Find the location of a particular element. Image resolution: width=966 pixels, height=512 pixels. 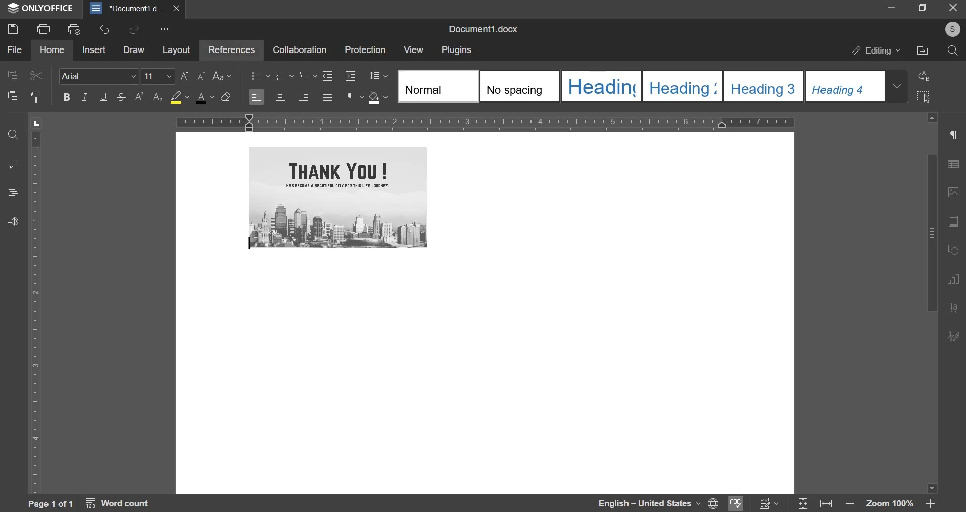

insert is located at coordinates (95, 49).